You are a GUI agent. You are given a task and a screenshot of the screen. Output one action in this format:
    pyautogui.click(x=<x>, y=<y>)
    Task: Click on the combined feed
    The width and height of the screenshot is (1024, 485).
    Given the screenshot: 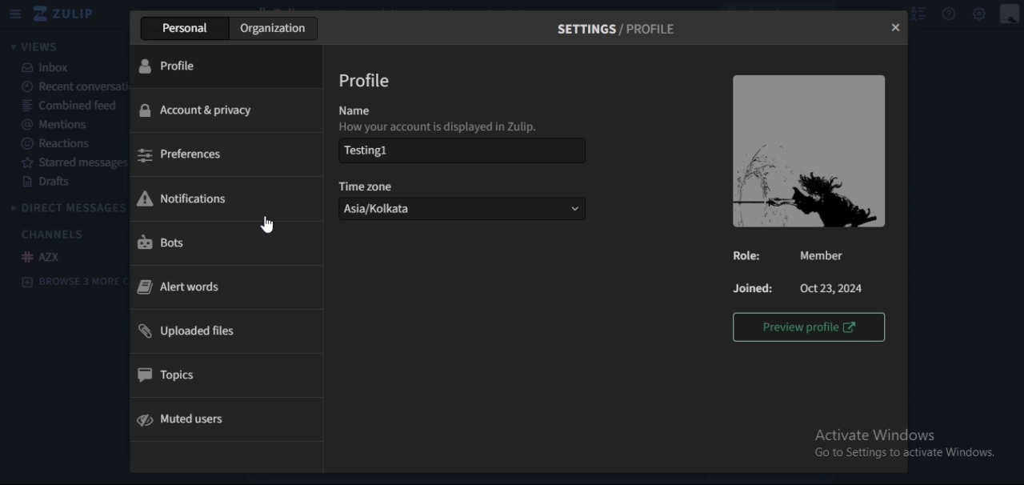 What is the action you would take?
    pyautogui.click(x=71, y=105)
    